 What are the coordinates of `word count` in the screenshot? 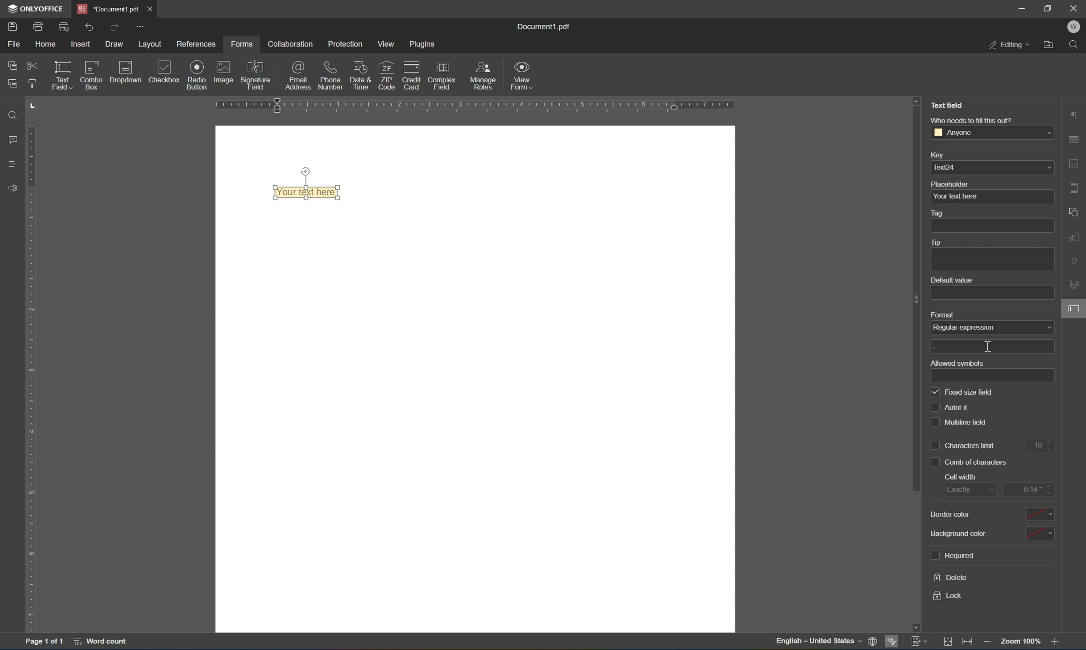 It's located at (106, 642).